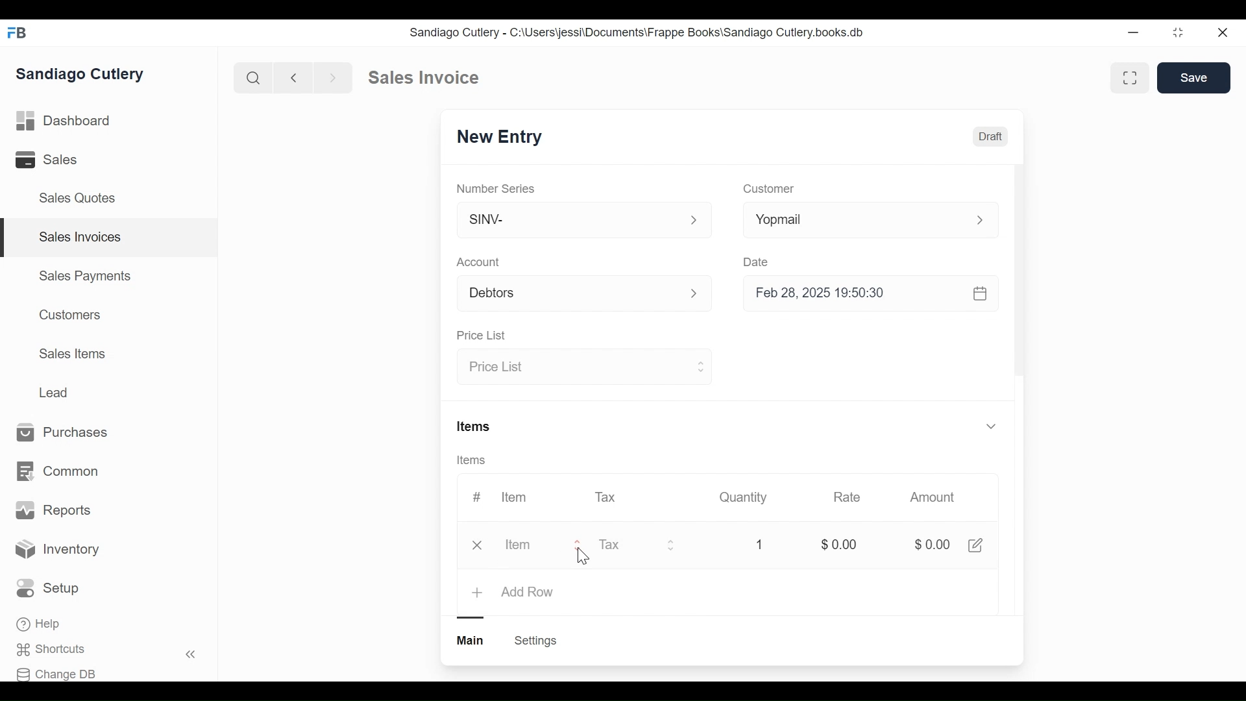  I want to click on Price List, so click(484, 336).